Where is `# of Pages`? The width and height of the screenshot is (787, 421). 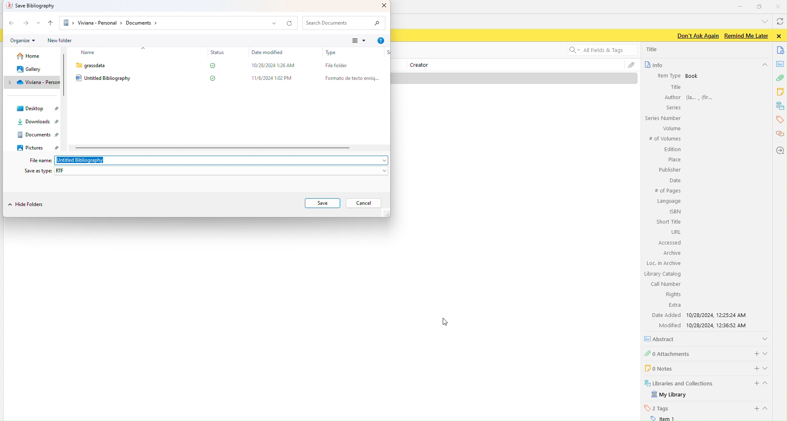 # of Pages is located at coordinates (667, 191).